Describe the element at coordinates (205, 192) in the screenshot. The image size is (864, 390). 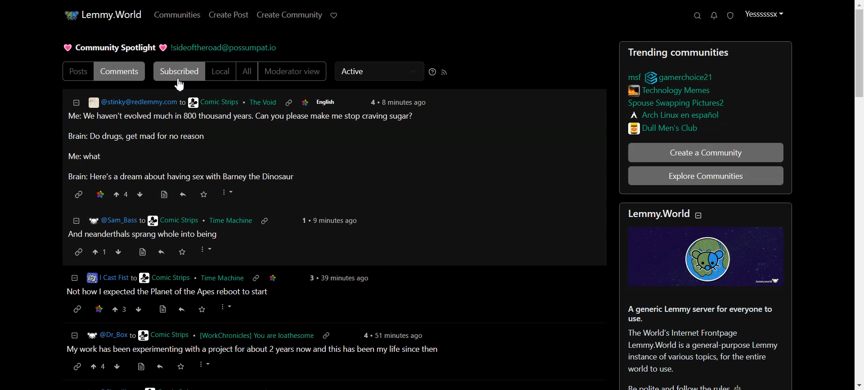
I see `save` at that location.